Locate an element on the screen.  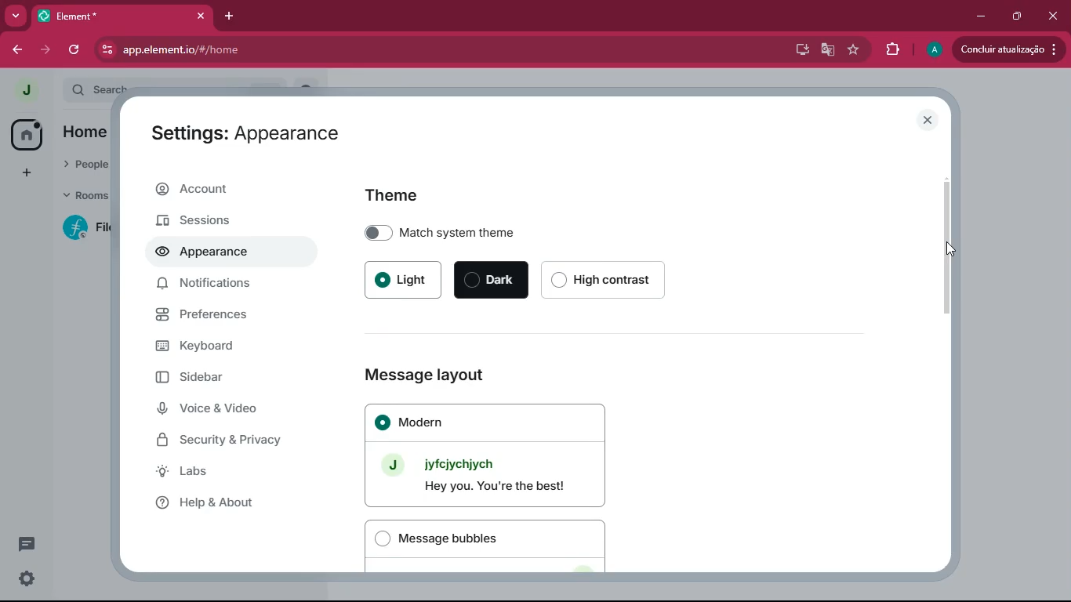
keyboard is located at coordinates (227, 345).